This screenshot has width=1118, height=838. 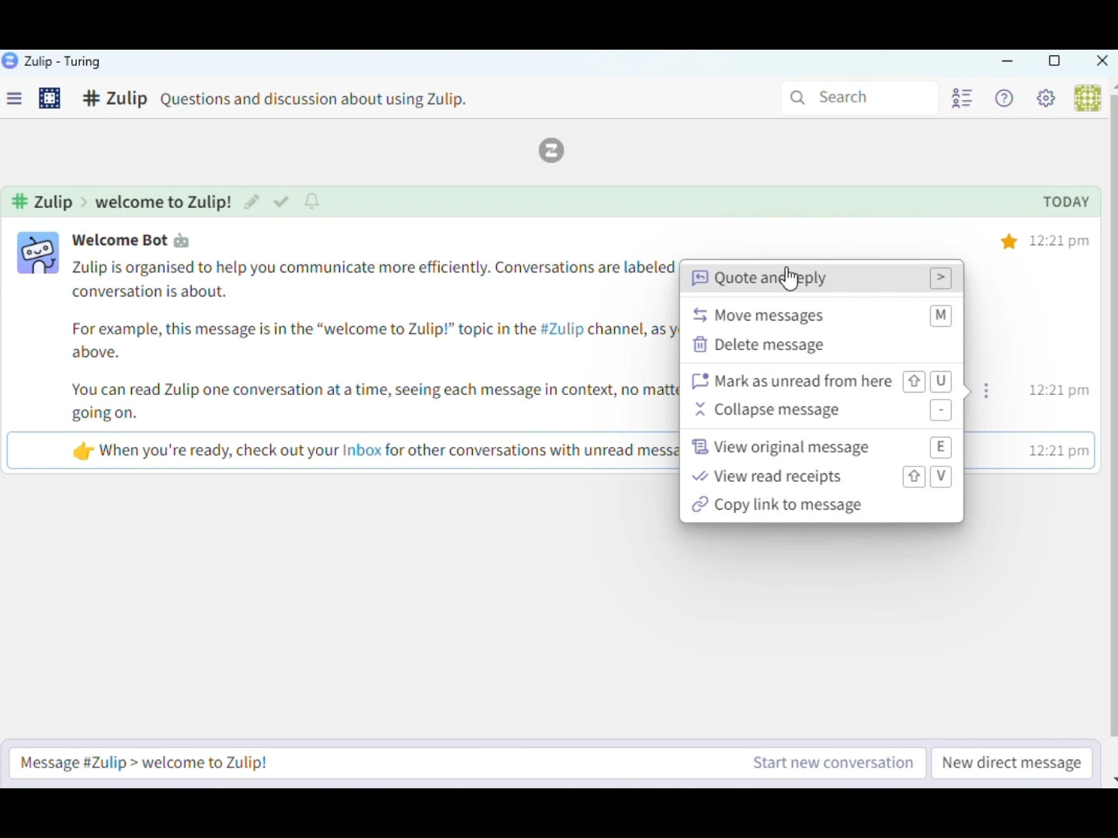 I want to click on options, so click(x=990, y=393).